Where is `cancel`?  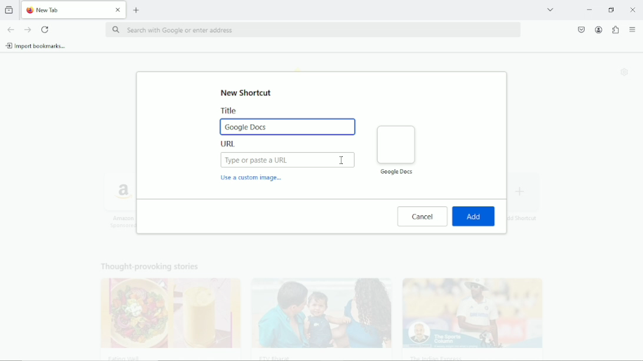 cancel is located at coordinates (422, 216).